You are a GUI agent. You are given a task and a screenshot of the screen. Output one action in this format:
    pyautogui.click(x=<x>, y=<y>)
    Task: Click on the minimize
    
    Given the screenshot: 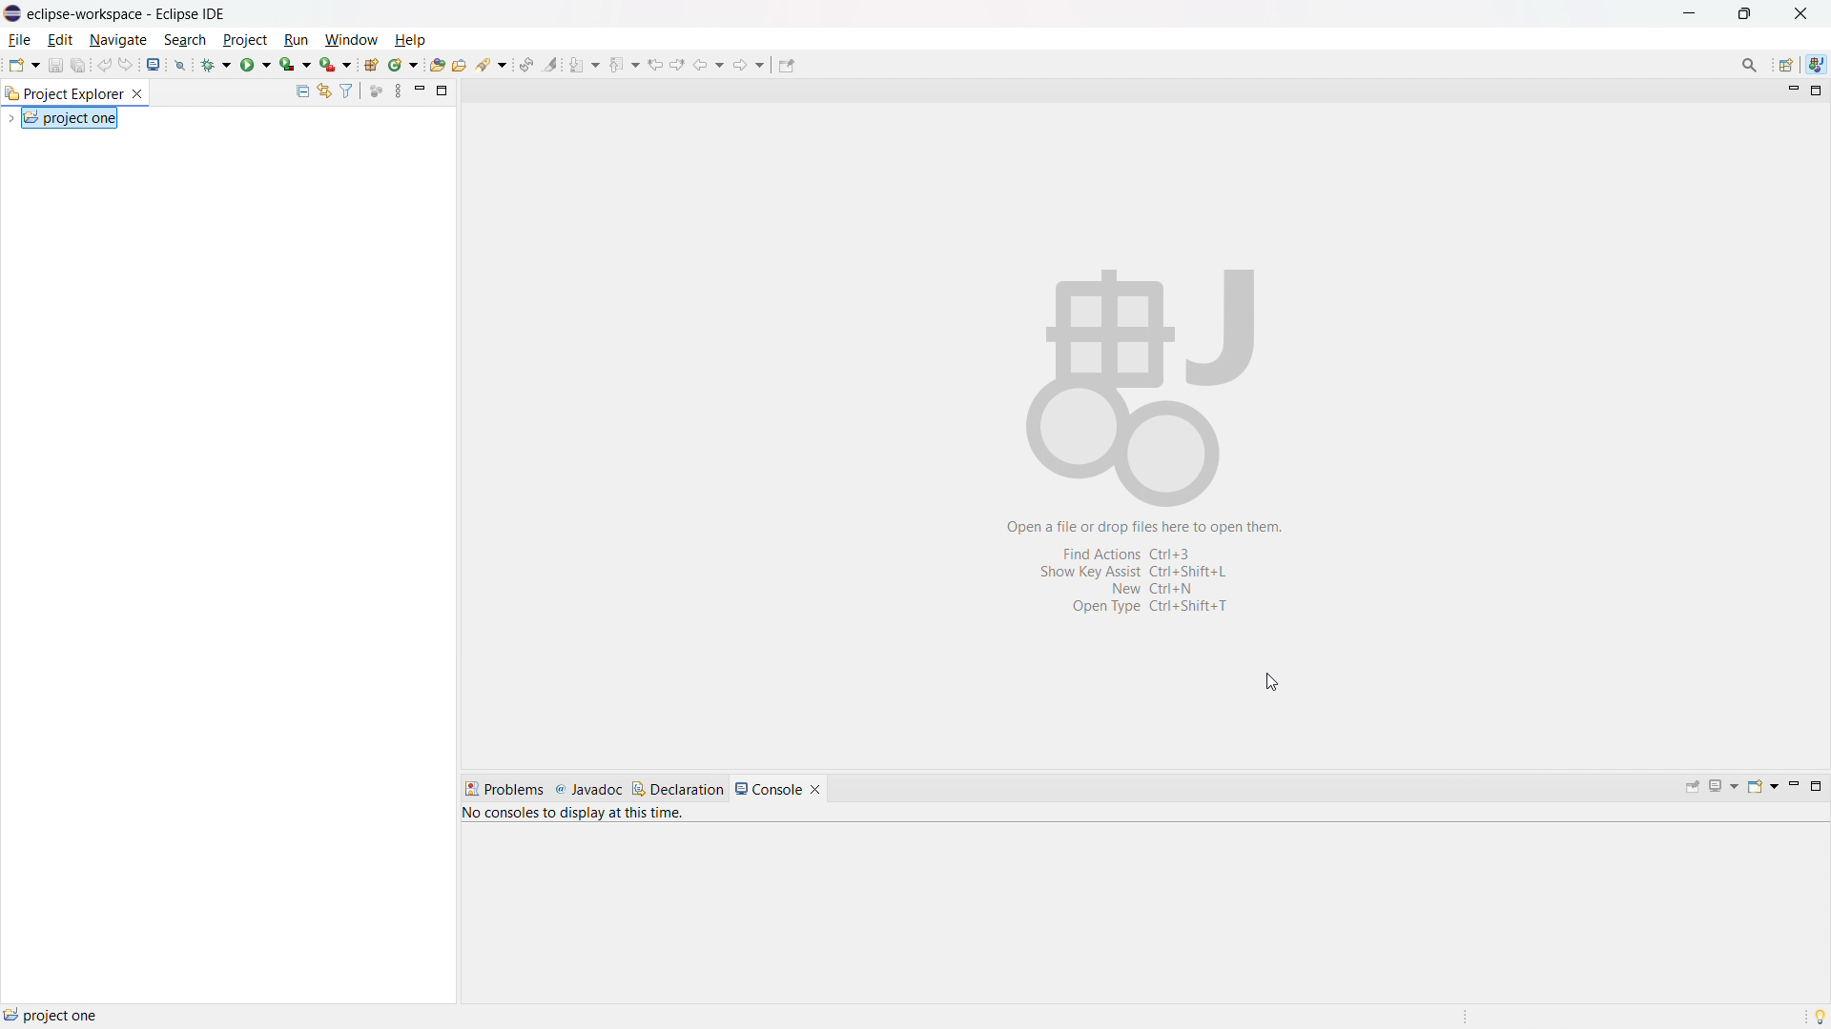 What is the action you would take?
    pyautogui.click(x=1745, y=14)
    